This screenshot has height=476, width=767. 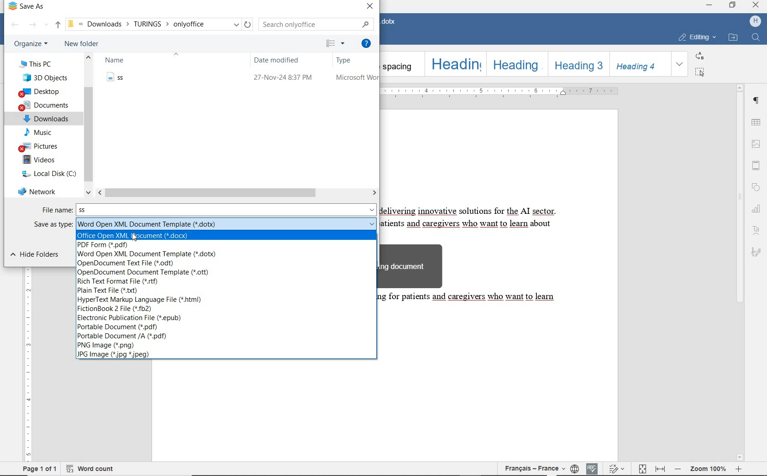 I want to click on DOTX, so click(x=226, y=224).